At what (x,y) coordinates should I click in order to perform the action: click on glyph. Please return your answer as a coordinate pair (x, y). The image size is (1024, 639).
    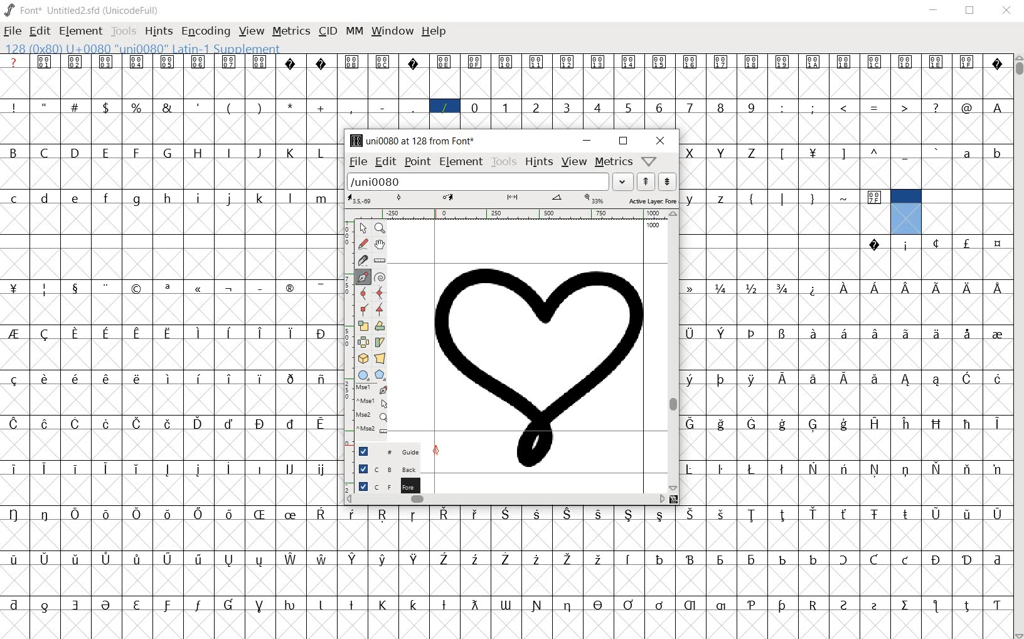
    Looking at the image, I should click on (107, 288).